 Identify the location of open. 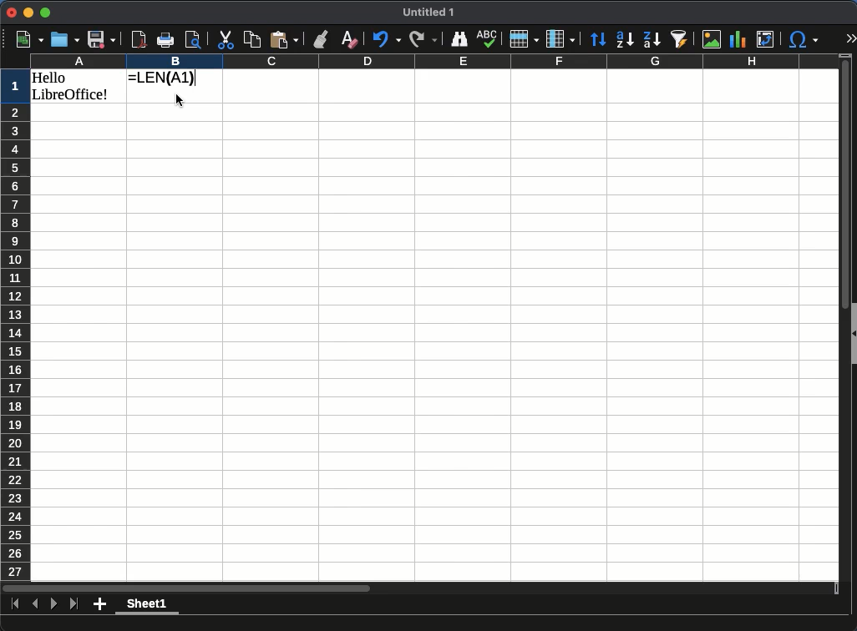
(63, 38).